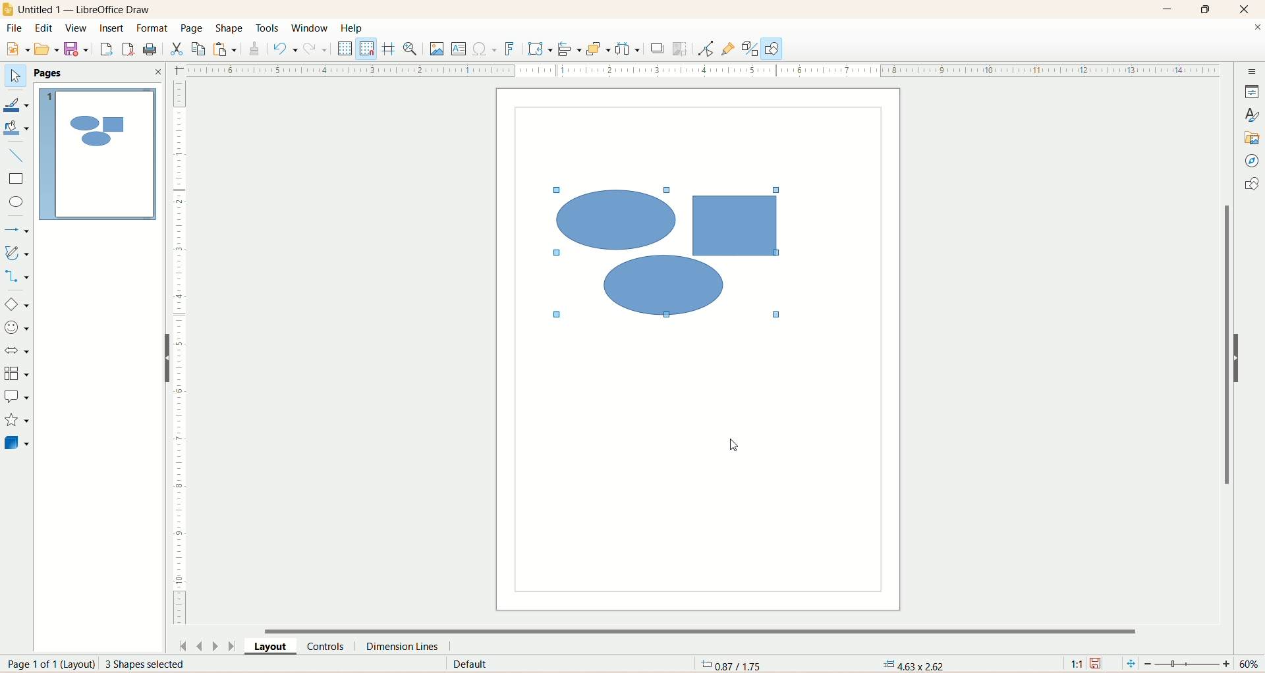 The image size is (1265, 673). Describe the element at coordinates (154, 29) in the screenshot. I see `format` at that location.